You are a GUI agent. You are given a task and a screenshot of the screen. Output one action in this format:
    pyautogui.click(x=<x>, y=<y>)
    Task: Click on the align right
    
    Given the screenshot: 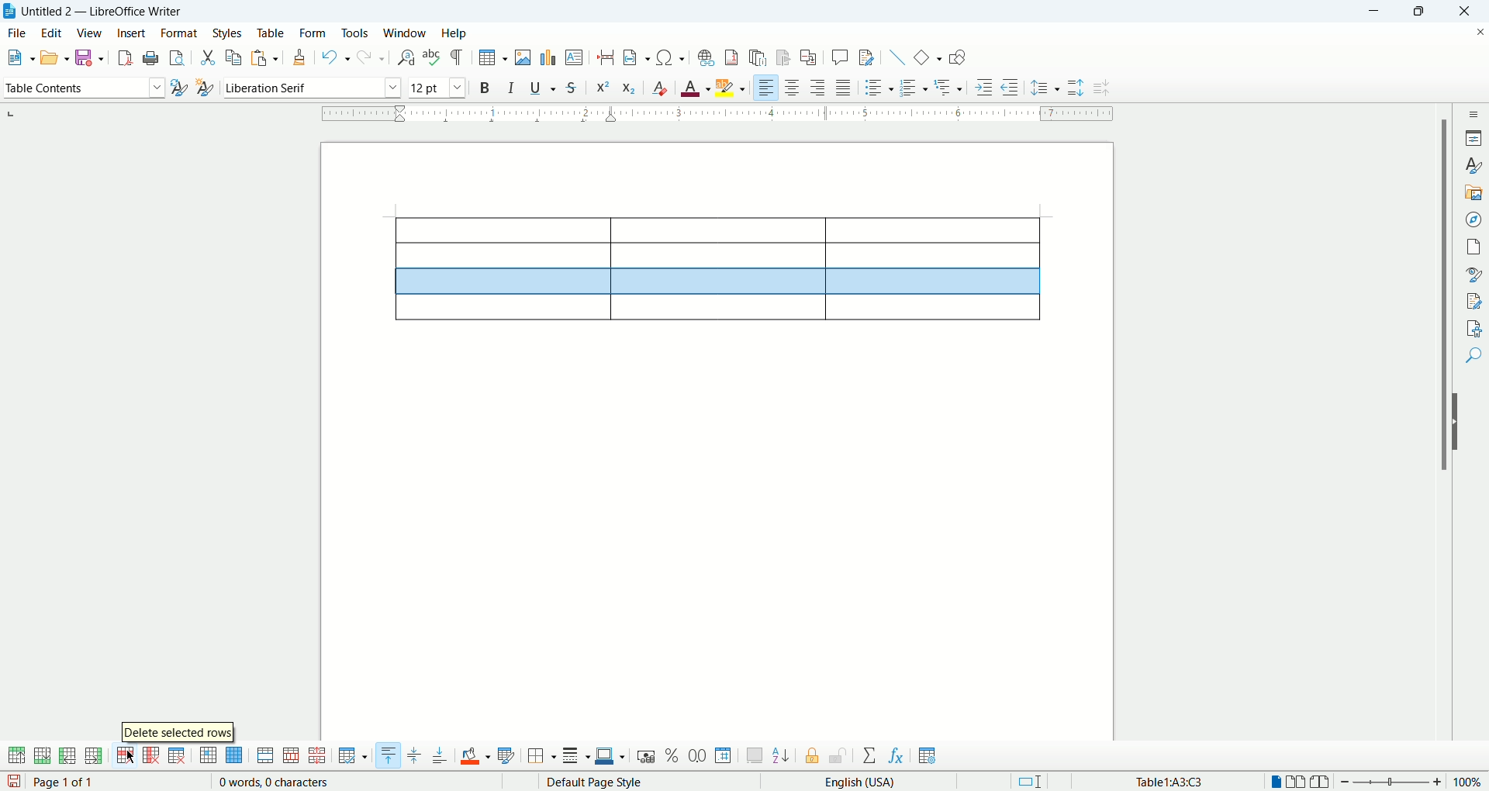 What is the action you would take?
    pyautogui.click(x=816, y=89)
    